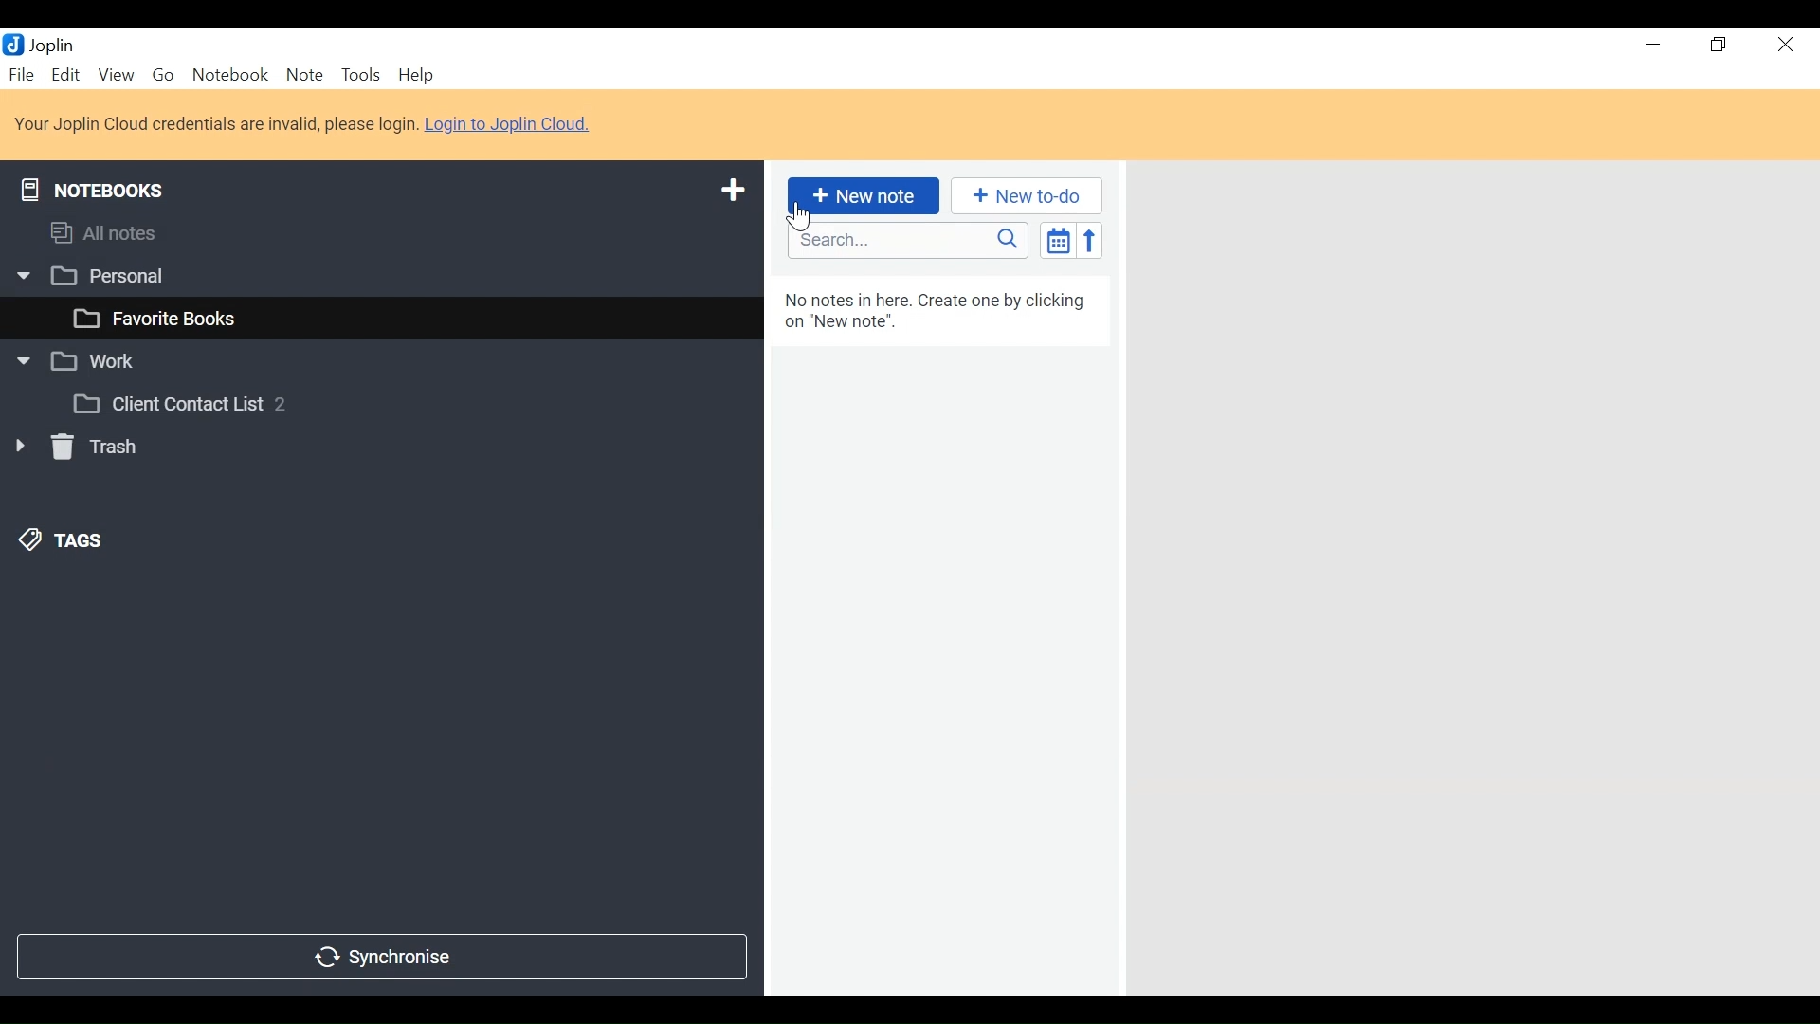 This screenshot has height=1024, width=1820. I want to click on Notebook, so click(229, 76).